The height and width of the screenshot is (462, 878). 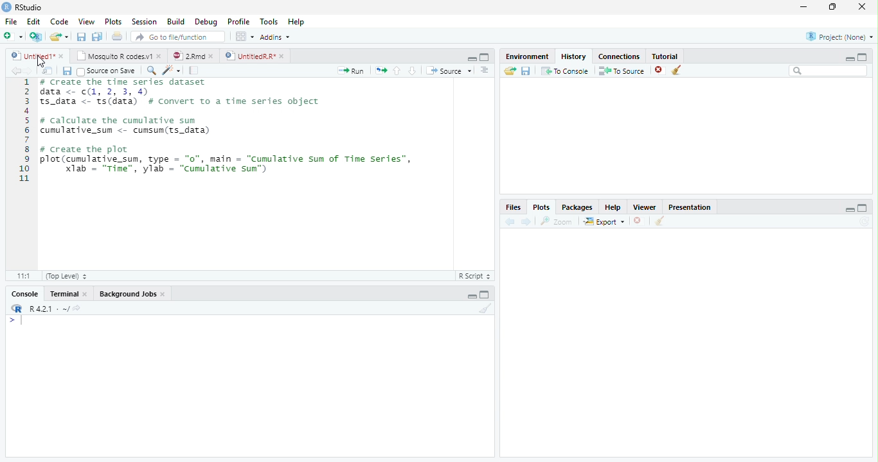 What do you see at coordinates (208, 22) in the screenshot?
I see `Debug` at bounding box center [208, 22].